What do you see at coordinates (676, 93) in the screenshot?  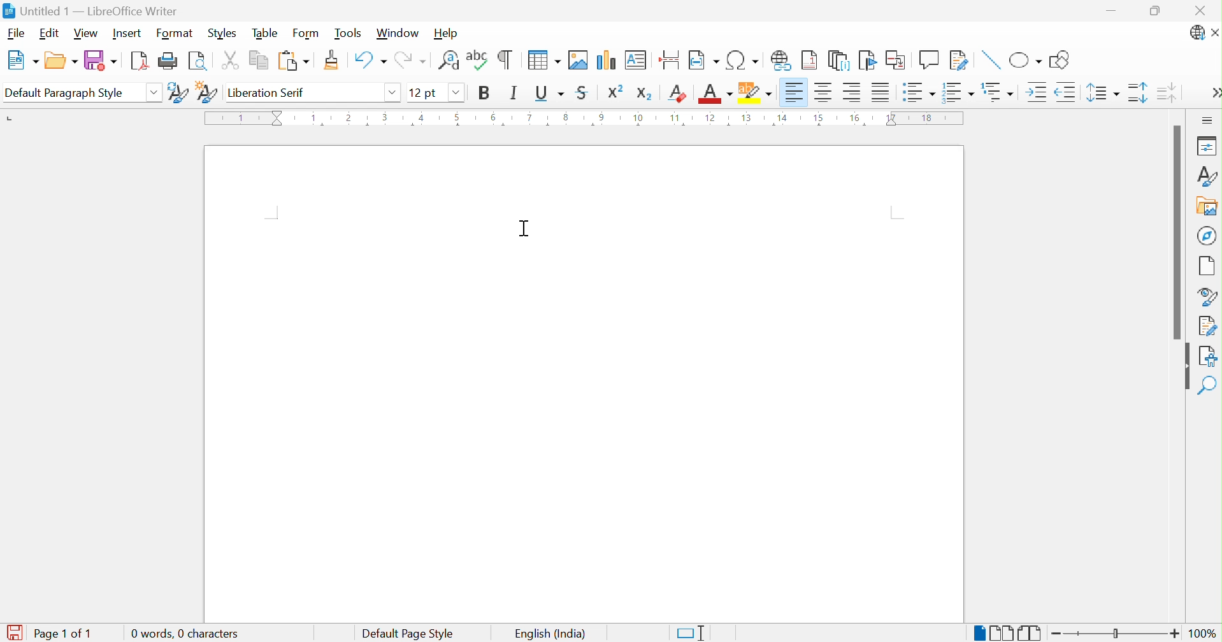 I see `Clear direct formatting` at bounding box center [676, 93].